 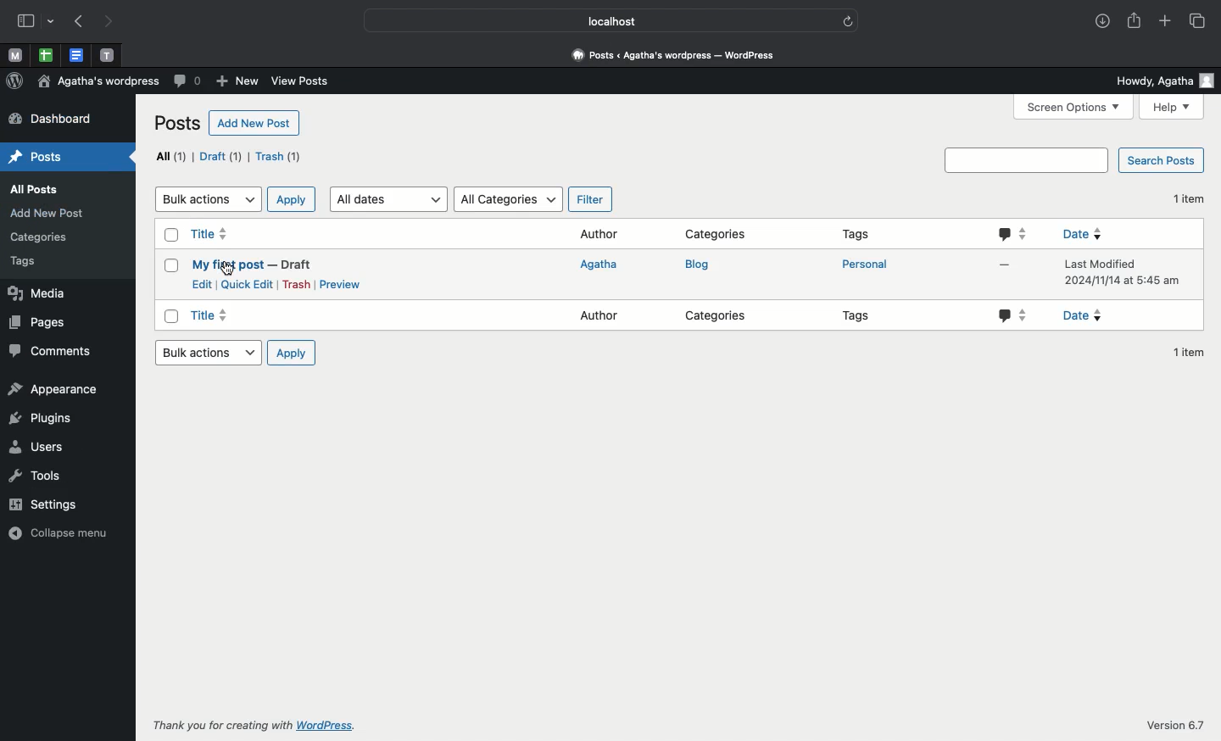 I want to click on Pages, so click(x=40, y=323).